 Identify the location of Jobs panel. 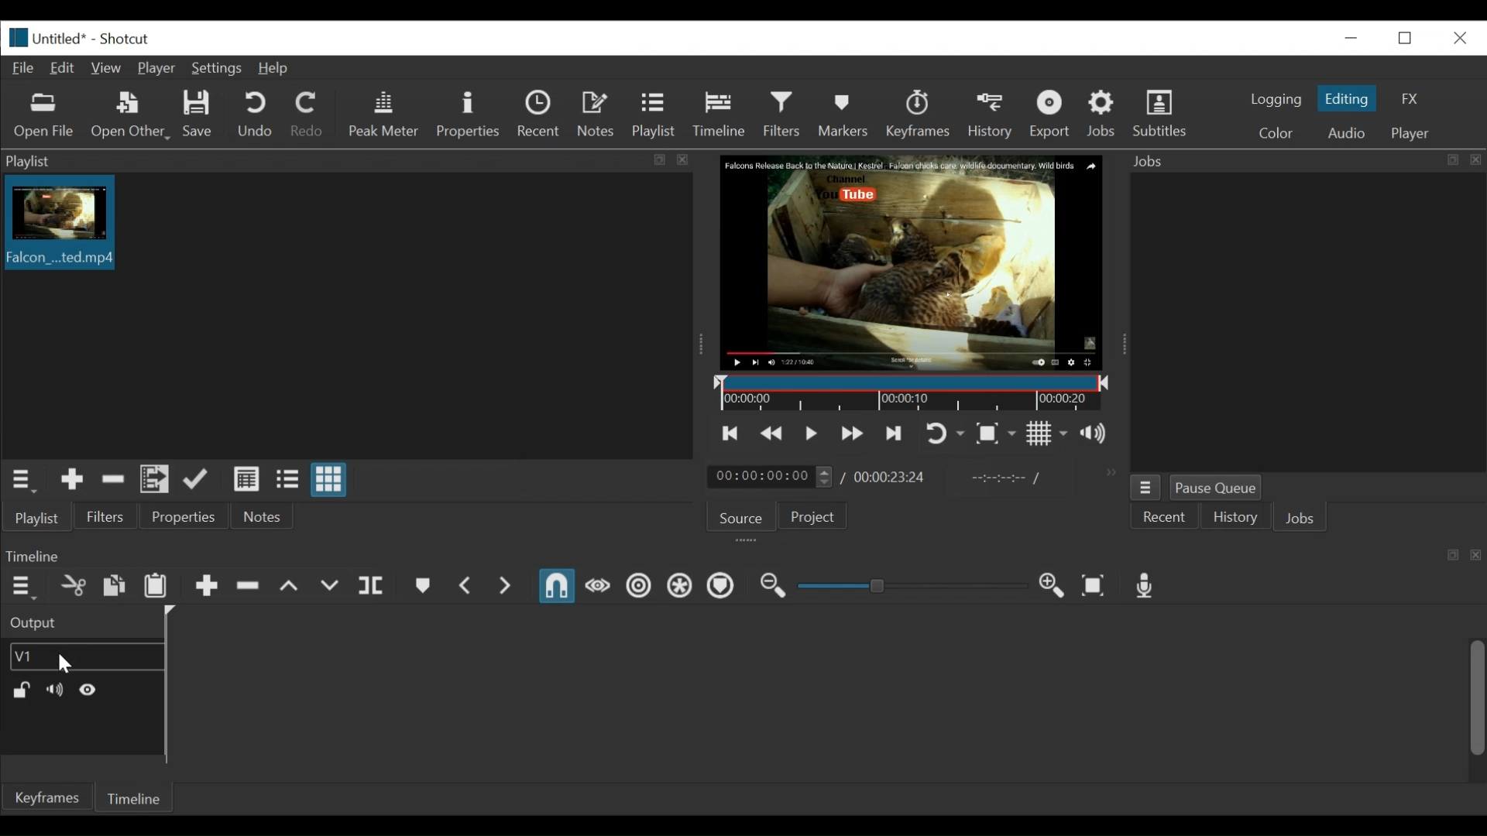
(1299, 322).